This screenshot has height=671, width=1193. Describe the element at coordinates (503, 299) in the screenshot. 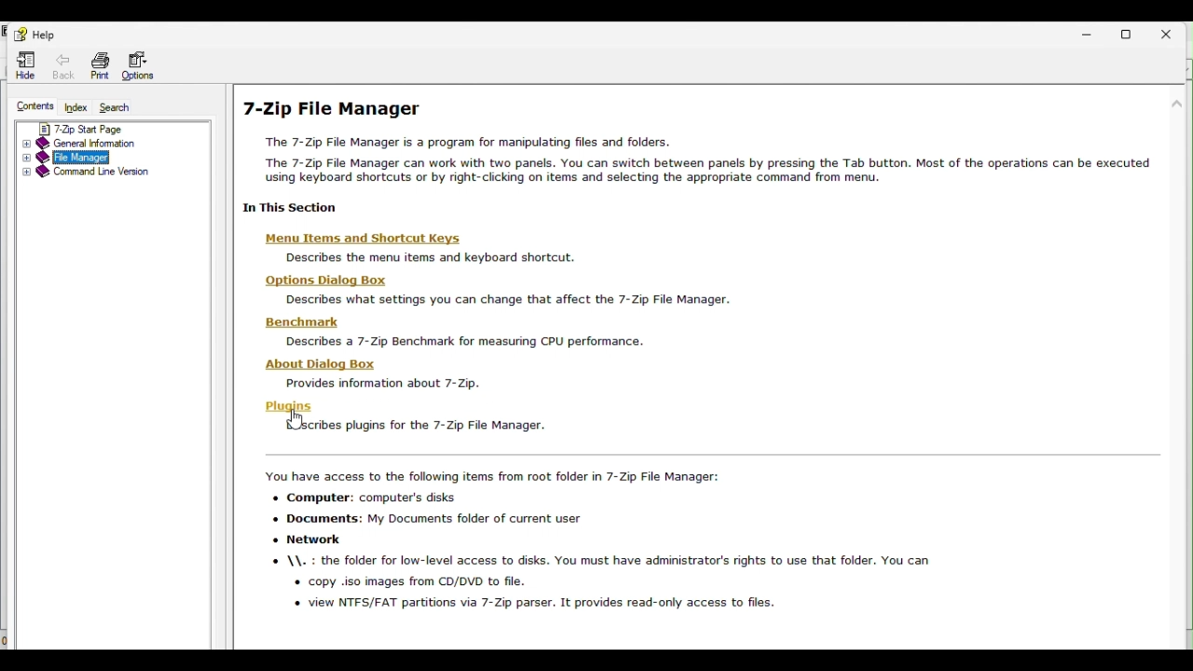

I see `text` at that location.